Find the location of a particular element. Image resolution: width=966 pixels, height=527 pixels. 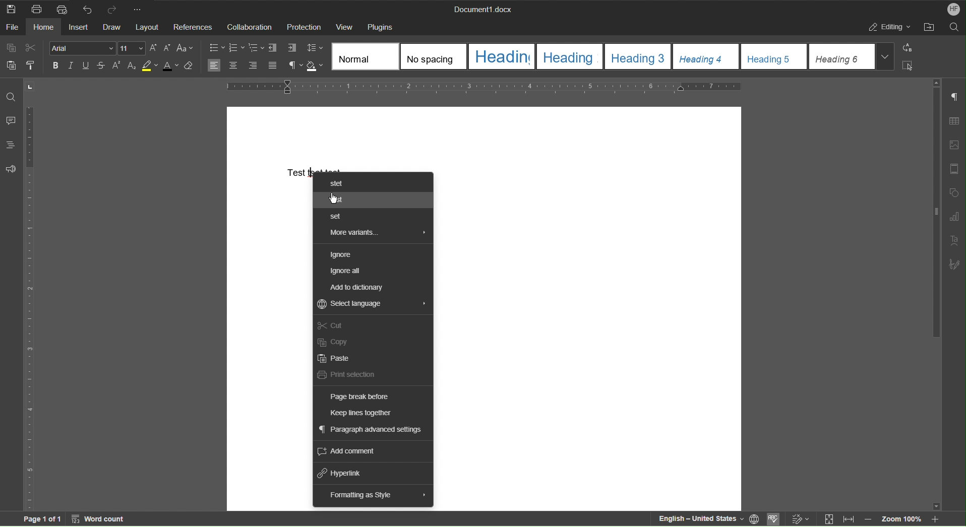

Cursor is located at coordinates (335, 200).